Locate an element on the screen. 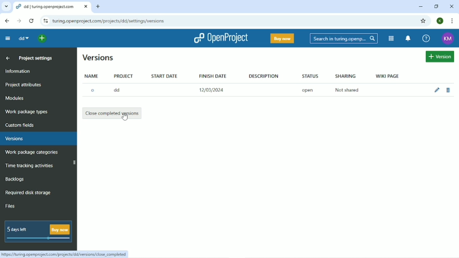 The height and width of the screenshot is (258, 459). open quick add menu is located at coordinates (42, 38).